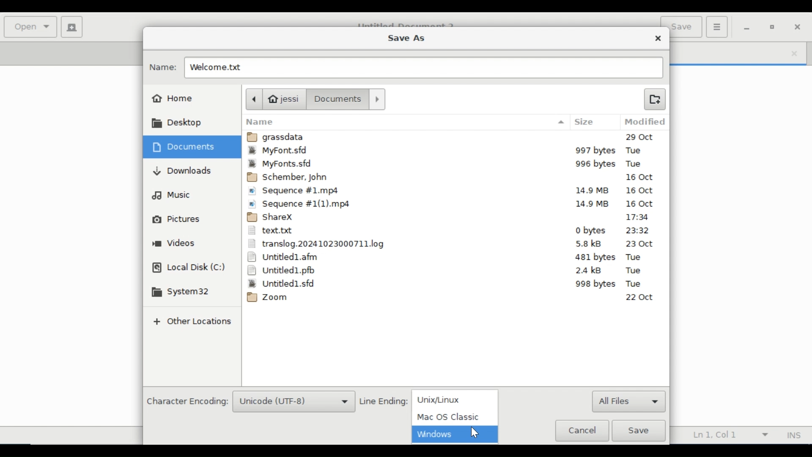  Describe the element at coordinates (383, 400) in the screenshot. I see `Line Ending` at that location.